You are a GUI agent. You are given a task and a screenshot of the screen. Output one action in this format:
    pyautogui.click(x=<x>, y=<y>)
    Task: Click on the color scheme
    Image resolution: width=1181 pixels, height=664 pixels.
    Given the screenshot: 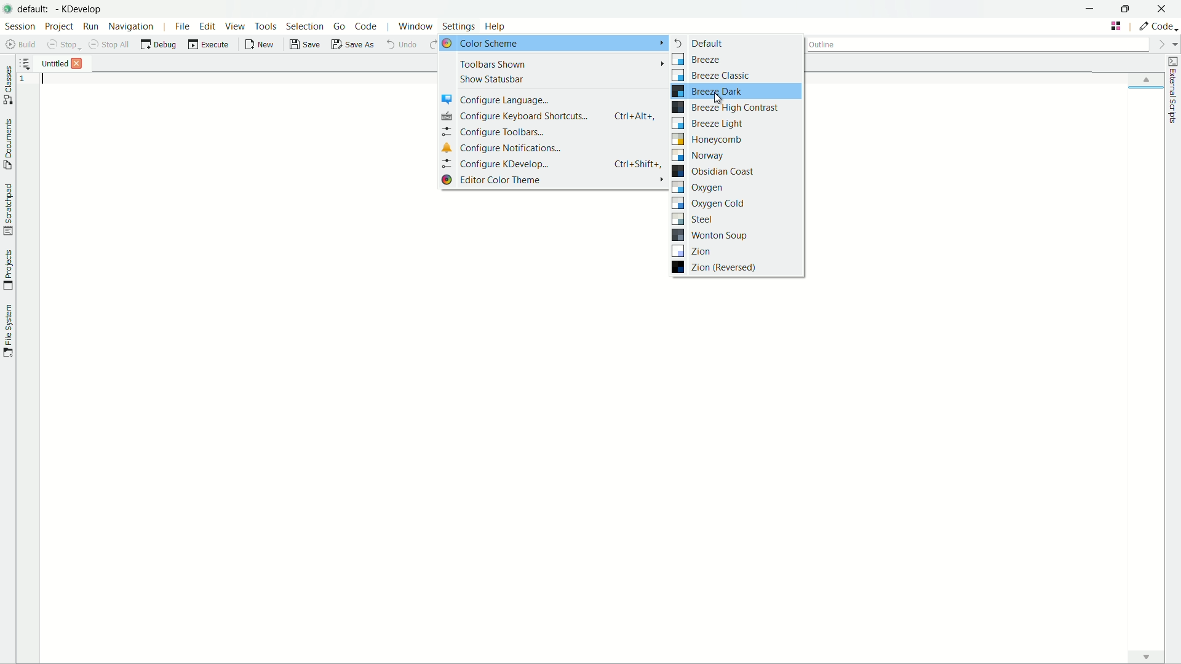 What is the action you would take?
    pyautogui.click(x=554, y=43)
    